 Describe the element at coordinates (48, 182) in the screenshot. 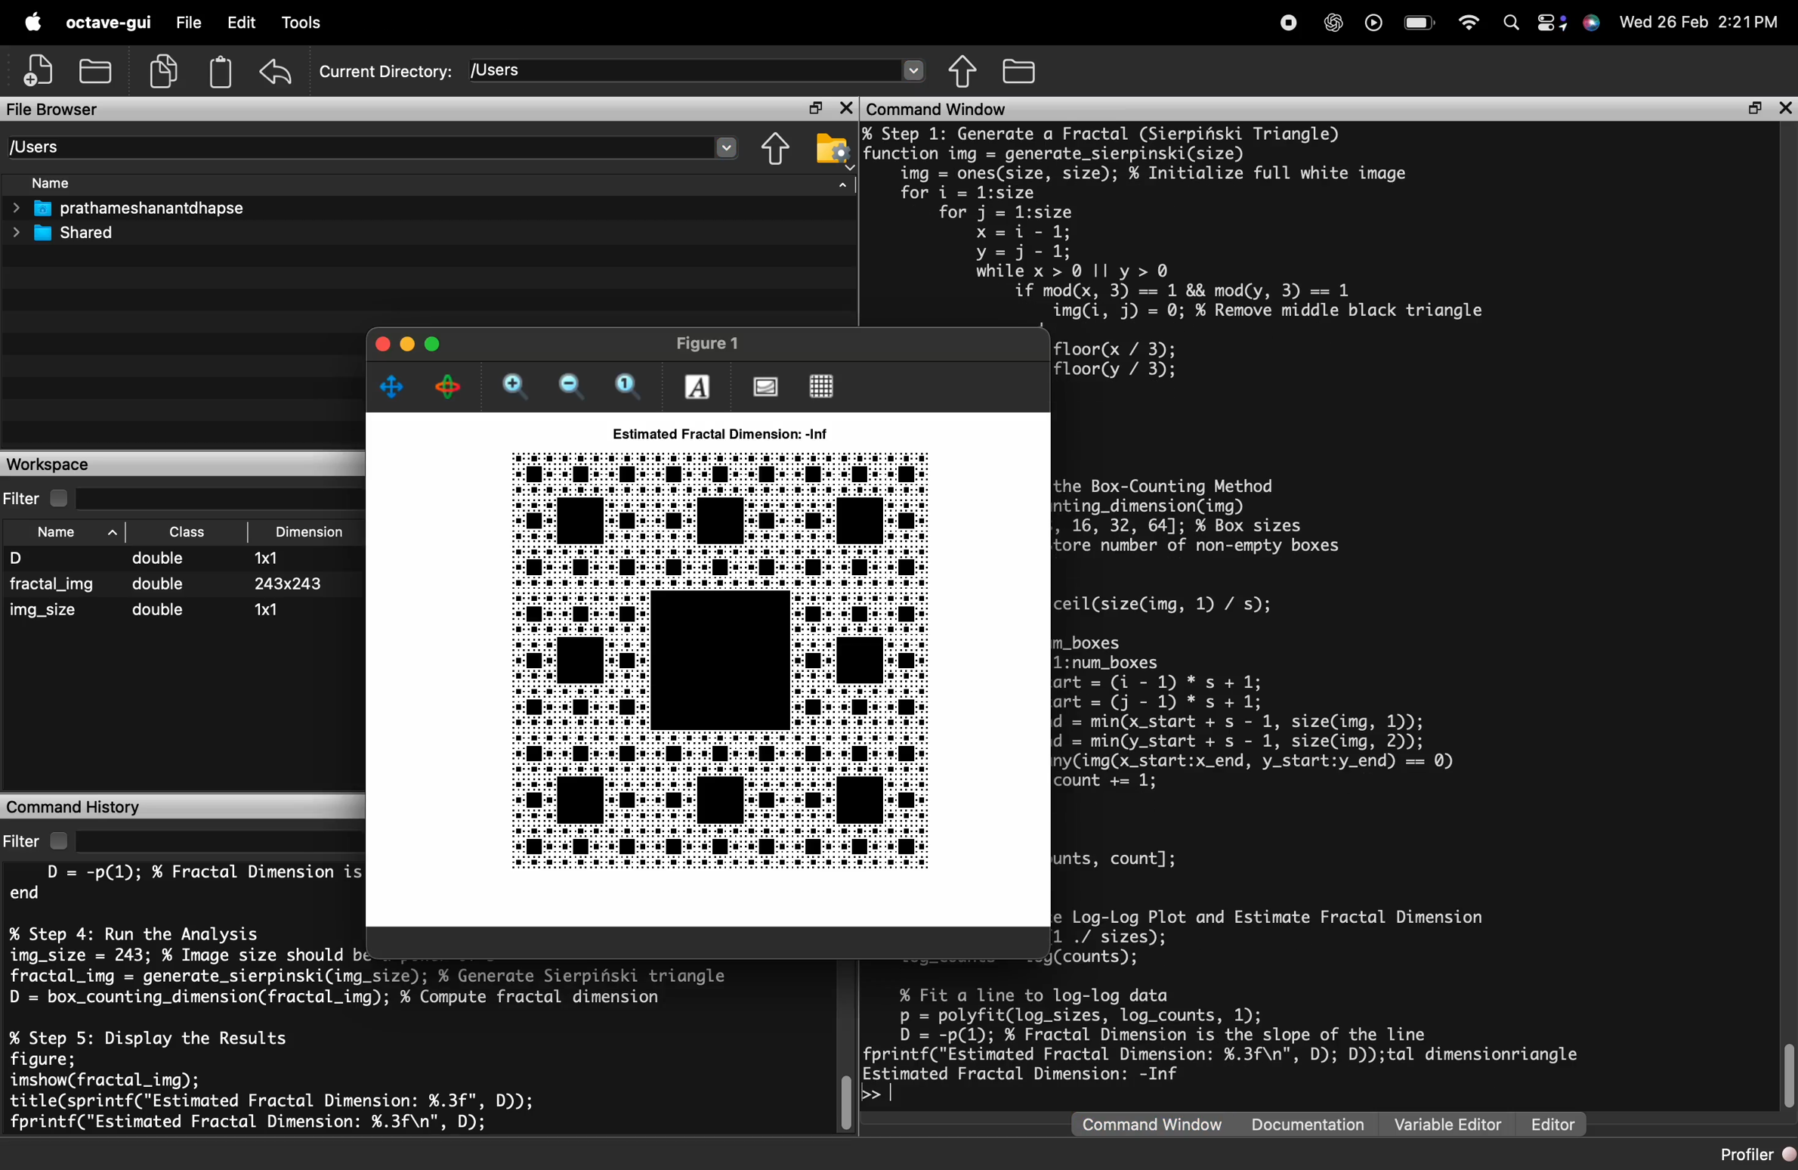

I see `Name` at that location.